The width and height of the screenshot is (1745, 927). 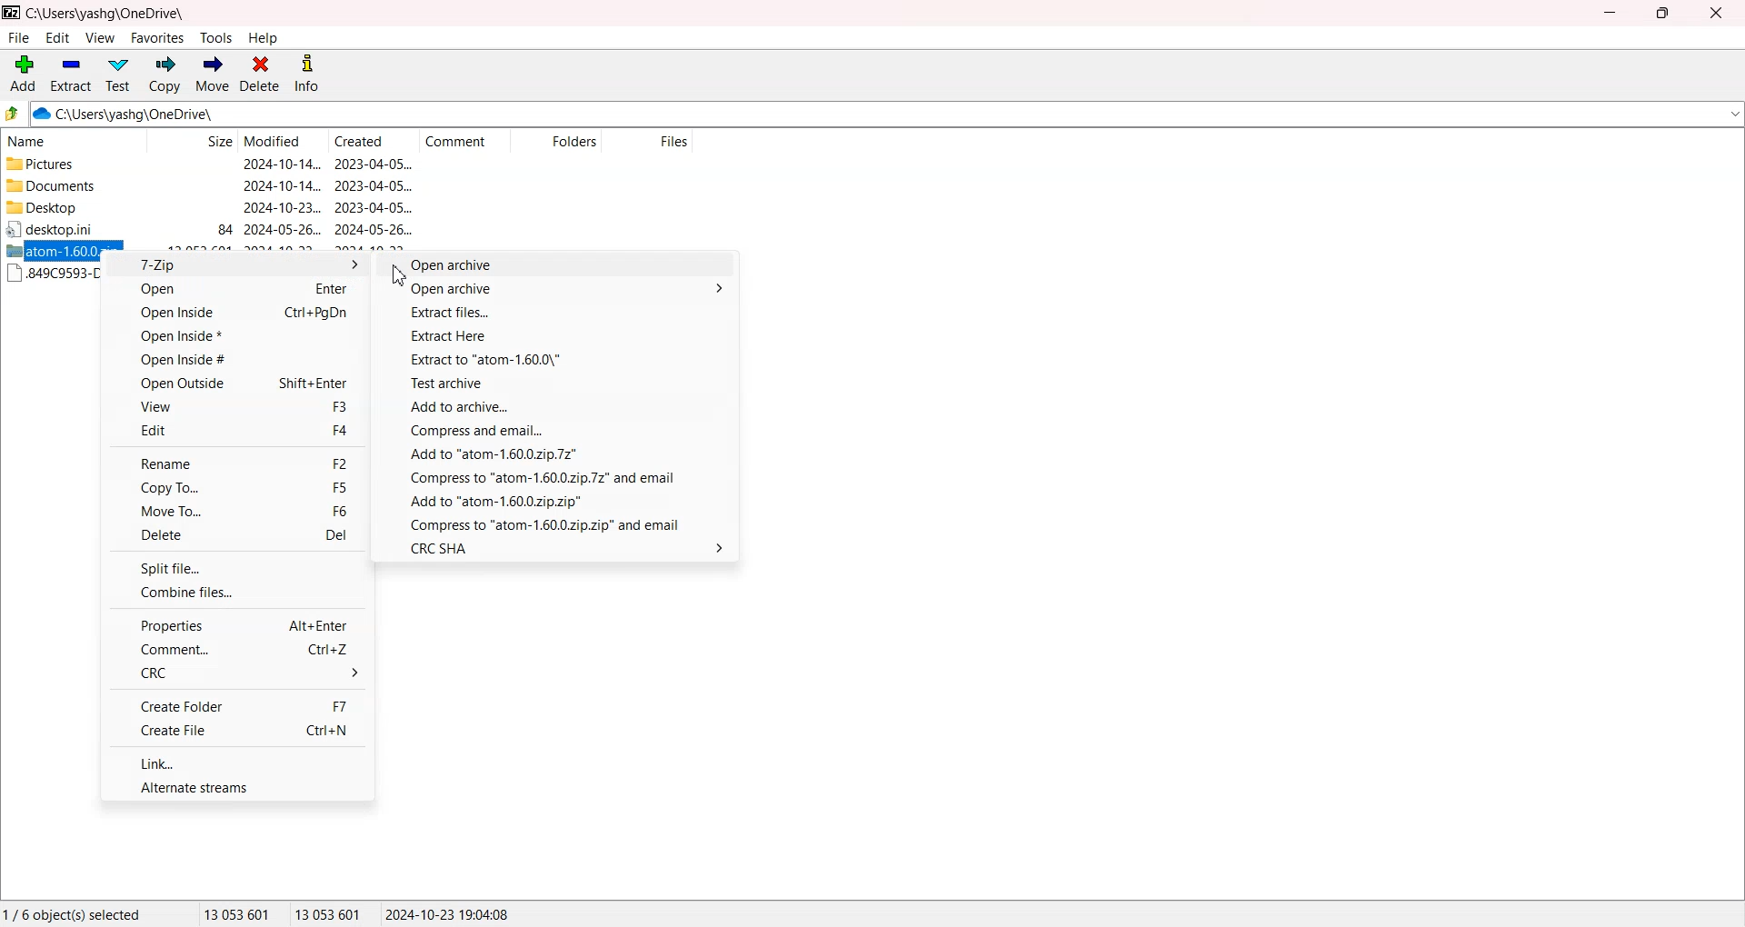 I want to click on Favorites, so click(x=158, y=37).